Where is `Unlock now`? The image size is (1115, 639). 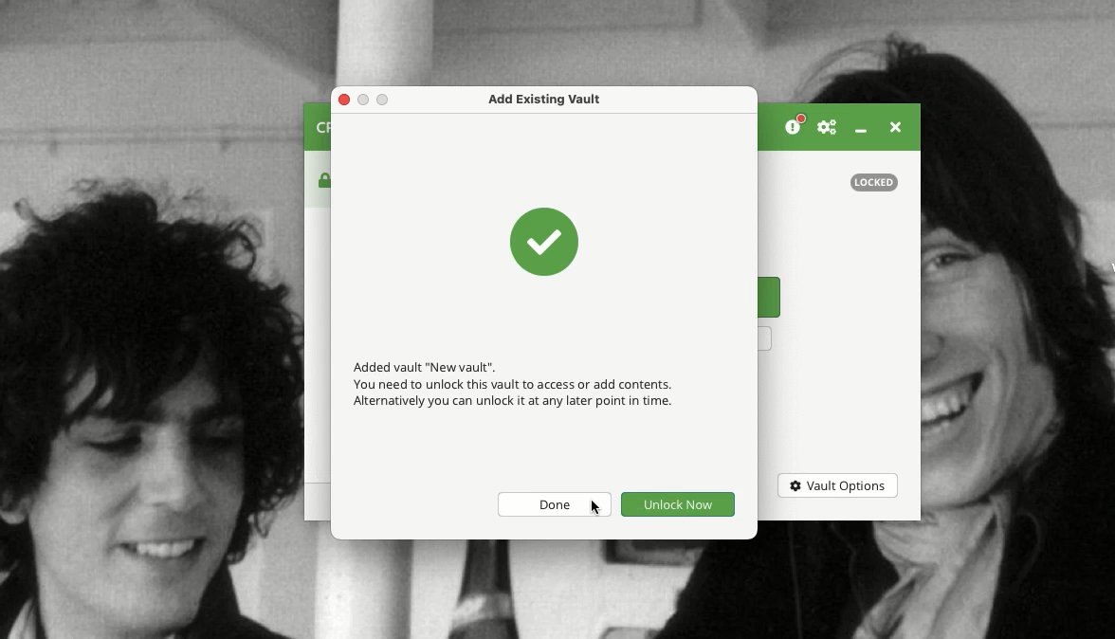 Unlock now is located at coordinates (680, 503).